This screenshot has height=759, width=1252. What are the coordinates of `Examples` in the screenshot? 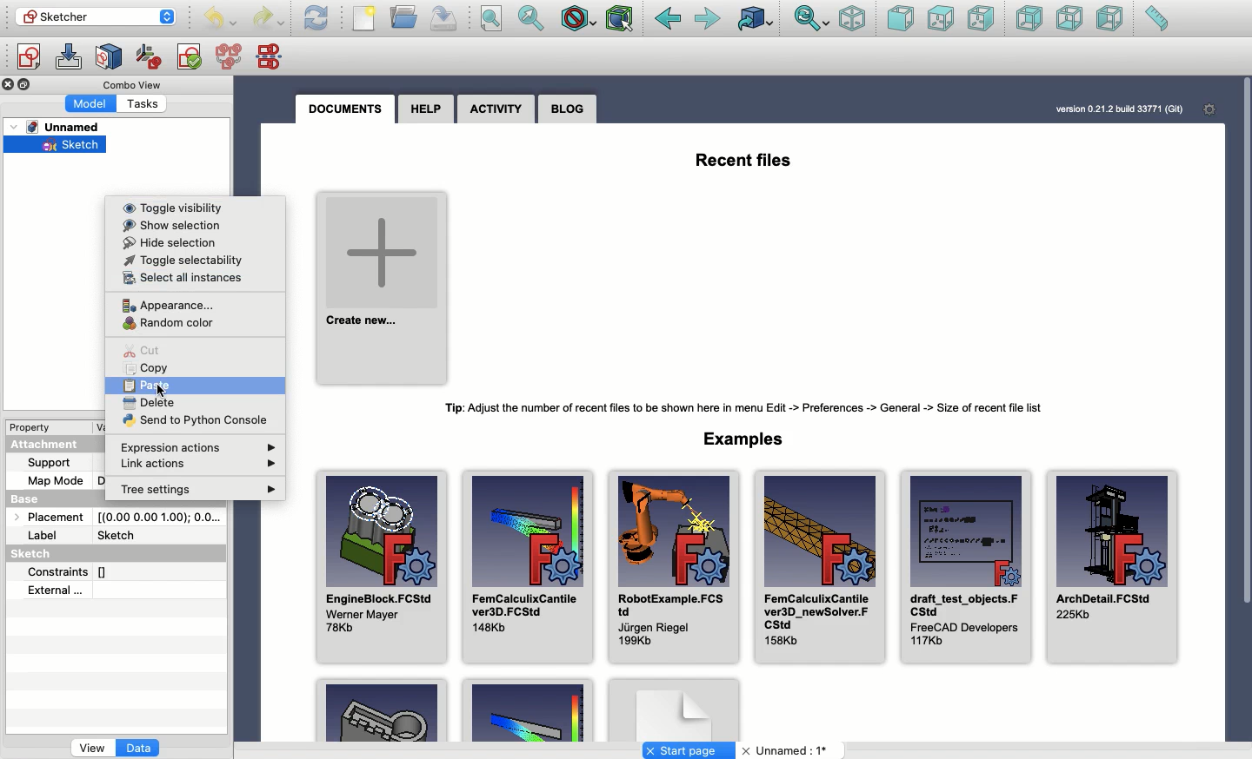 It's located at (749, 438).